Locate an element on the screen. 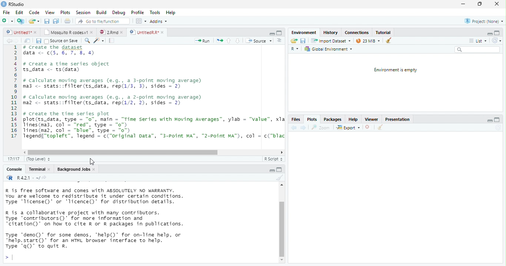 The width and height of the screenshot is (506, 266). close is located at coordinates (369, 128).